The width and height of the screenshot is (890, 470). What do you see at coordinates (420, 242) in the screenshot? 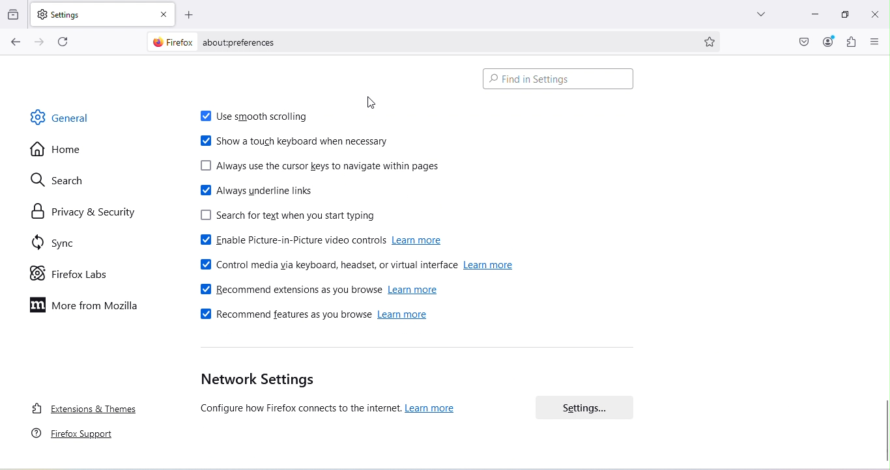
I see `learn more` at bounding box center [420, 242].